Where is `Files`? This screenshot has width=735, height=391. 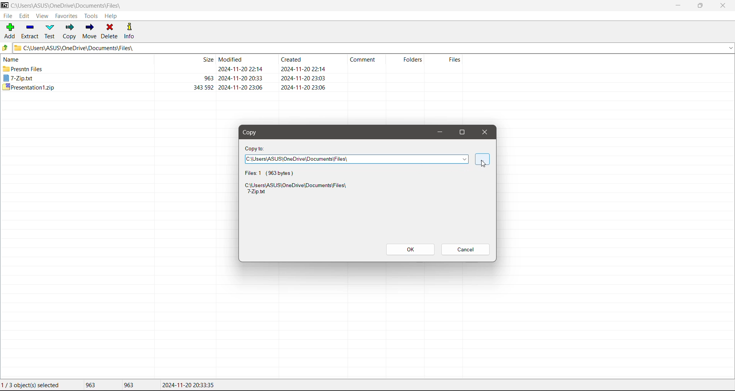
Files is located at coordinates (446, 64).